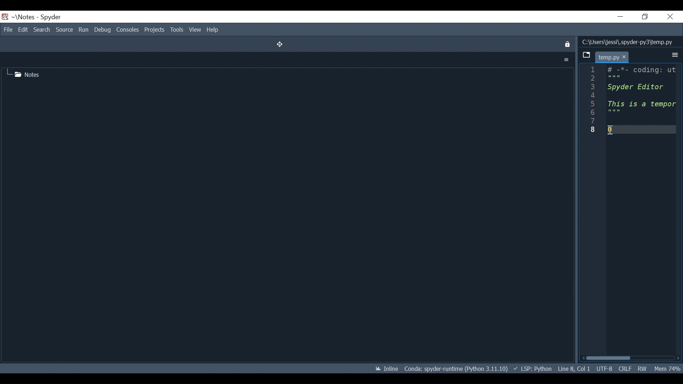  Describe the element at coordinates (625, 58) in the screenshot. I see `cursor` at that location.